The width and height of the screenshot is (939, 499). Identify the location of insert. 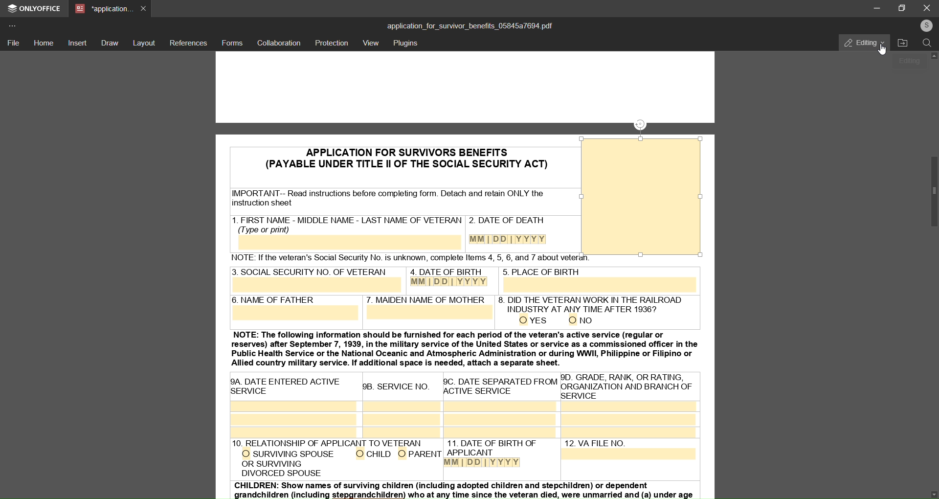
(78, 44).